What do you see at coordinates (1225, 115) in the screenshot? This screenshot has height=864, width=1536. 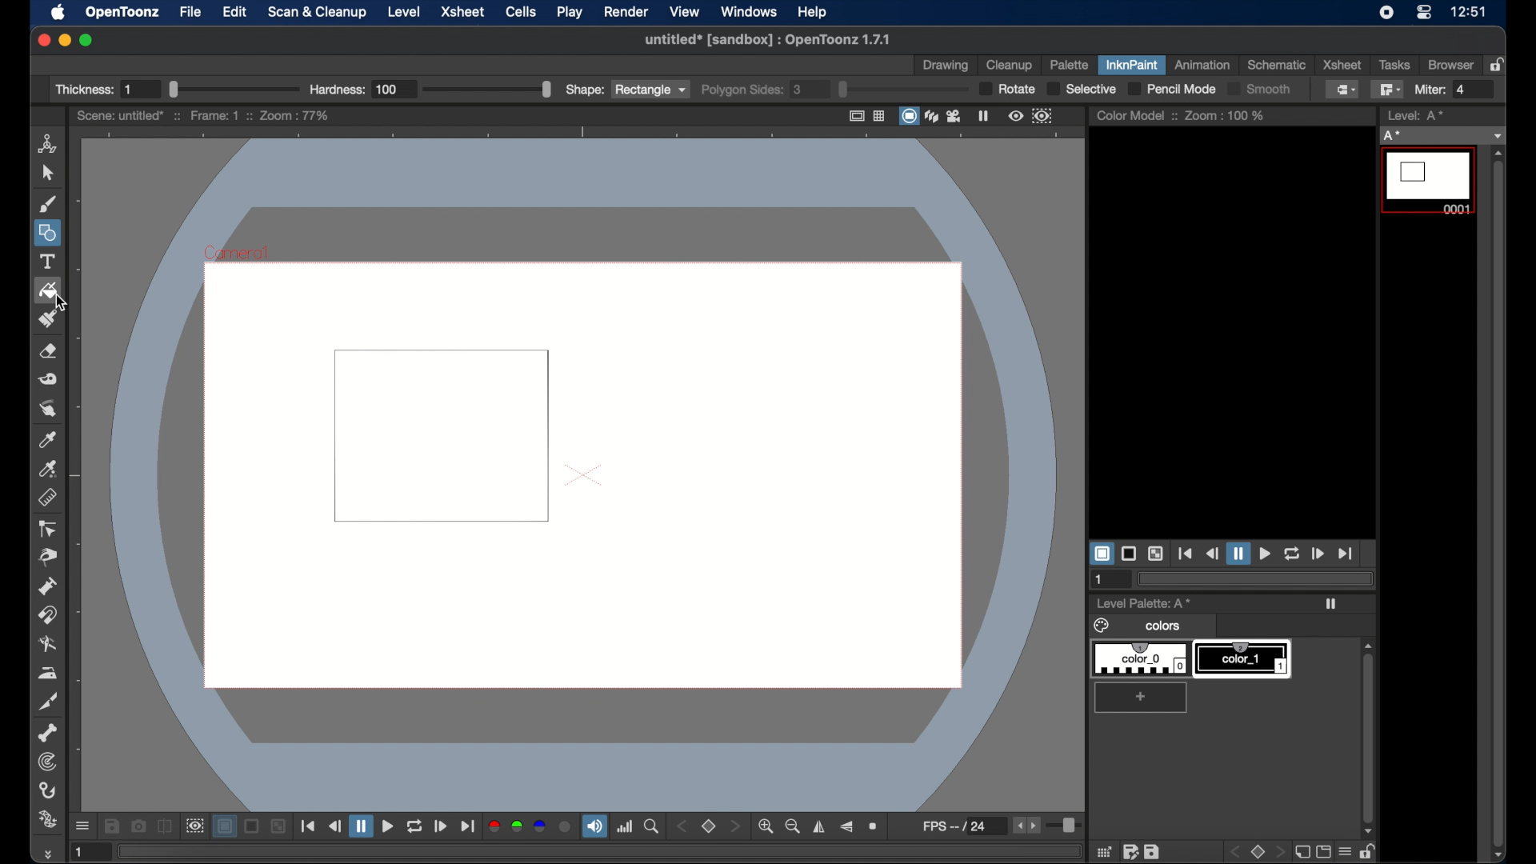 I see `zoom : 100%` at bounding box center [1225, 115].